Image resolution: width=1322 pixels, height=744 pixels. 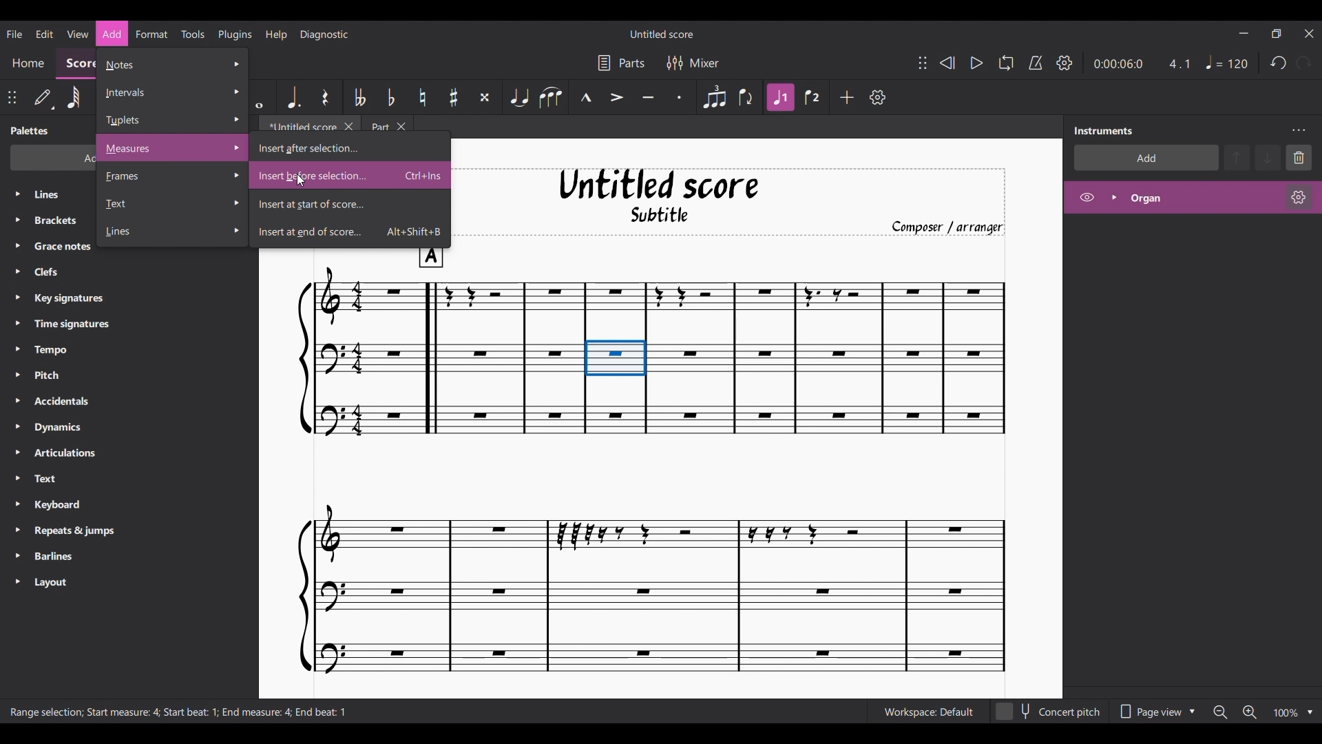 What do you see at coordinates (662, 34) in the screenshot?
I see `Name of current score` at bounding box center [662, 34].